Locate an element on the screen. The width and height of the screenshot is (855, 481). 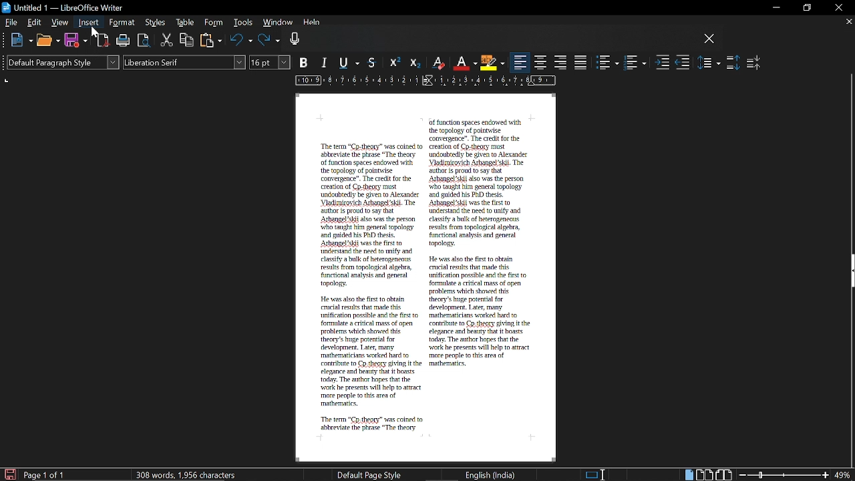
Close is located at coordinates (838, 8).